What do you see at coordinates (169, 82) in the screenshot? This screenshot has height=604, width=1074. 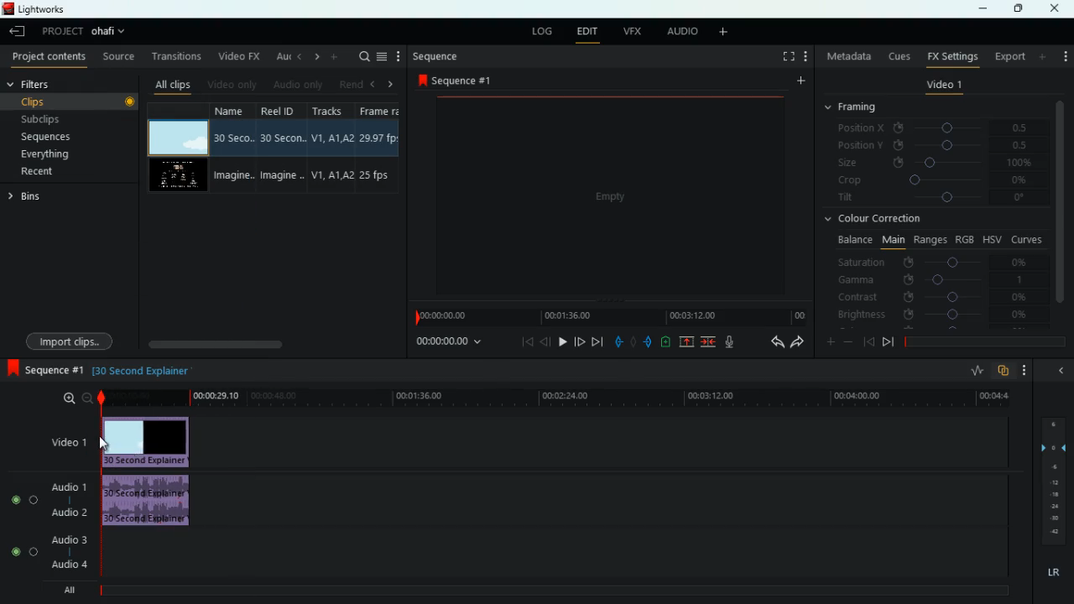 I see `all clips` at bounding box center [169, 82].